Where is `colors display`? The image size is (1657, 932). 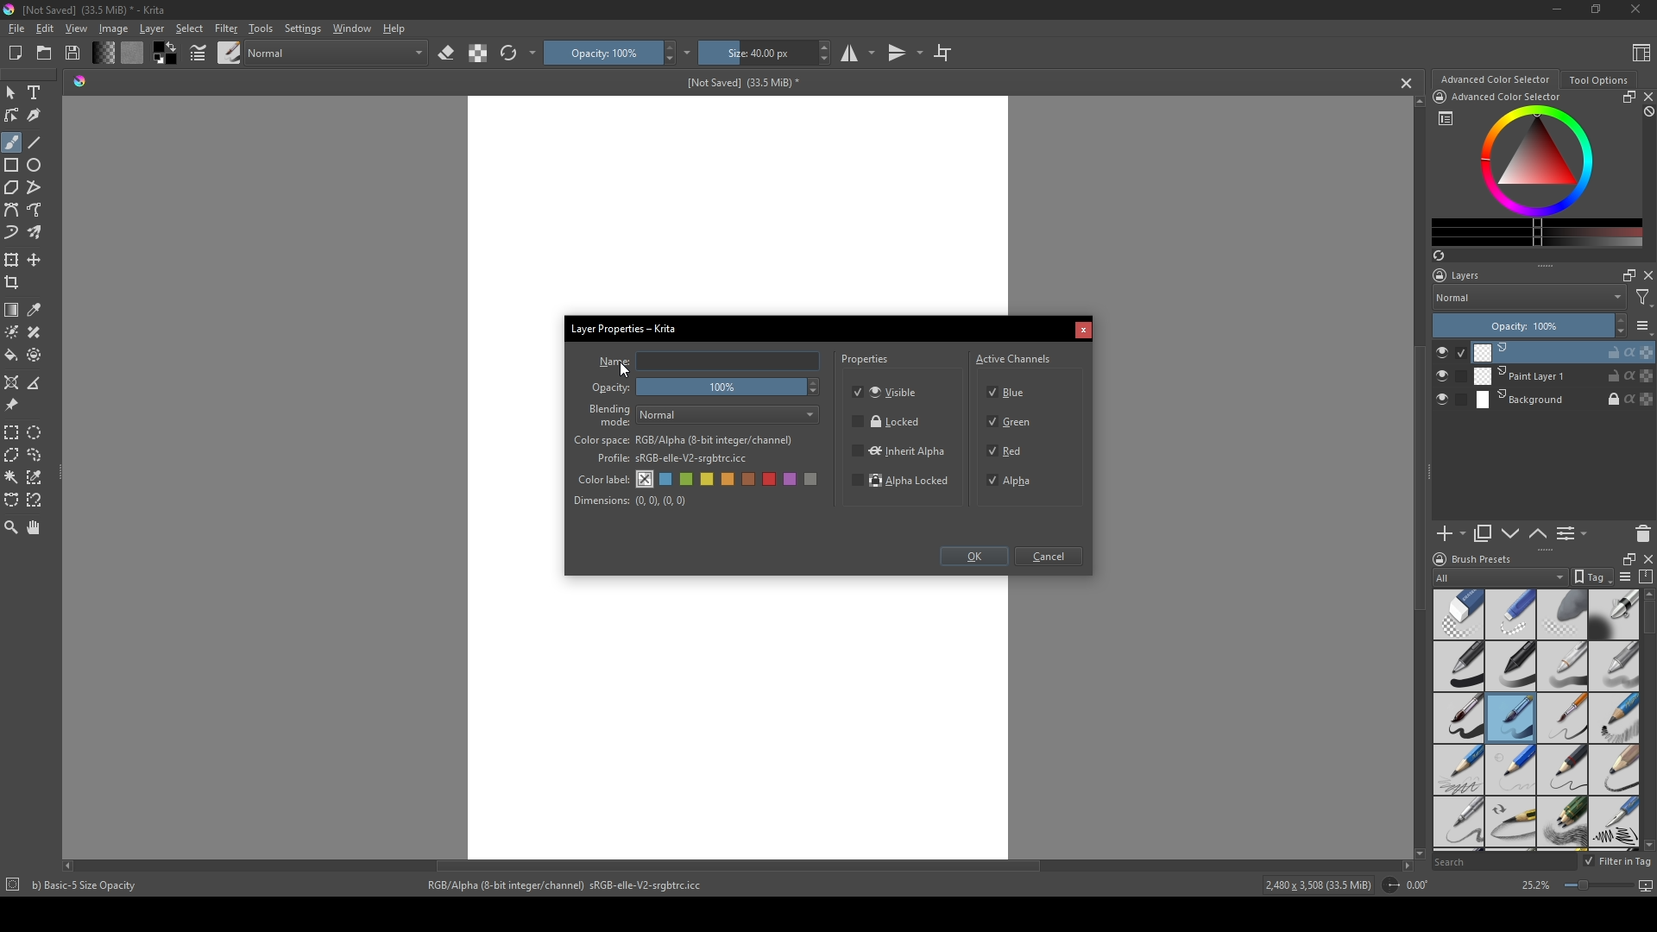
colors display is located at coordinates (1539, 161).